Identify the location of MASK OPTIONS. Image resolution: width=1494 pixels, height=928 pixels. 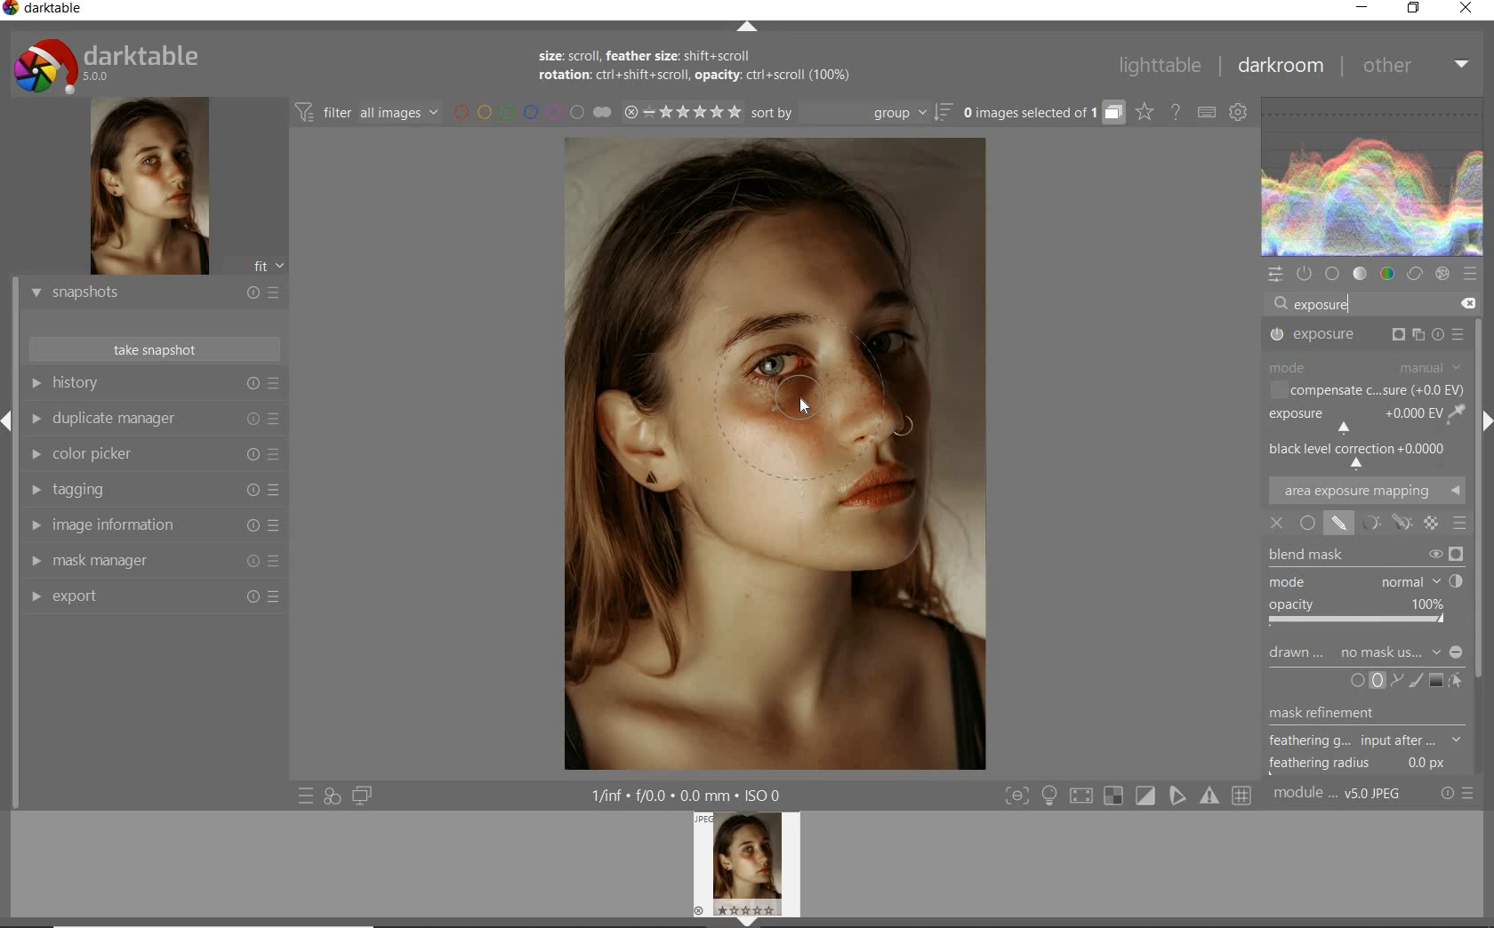
(1401, 524).